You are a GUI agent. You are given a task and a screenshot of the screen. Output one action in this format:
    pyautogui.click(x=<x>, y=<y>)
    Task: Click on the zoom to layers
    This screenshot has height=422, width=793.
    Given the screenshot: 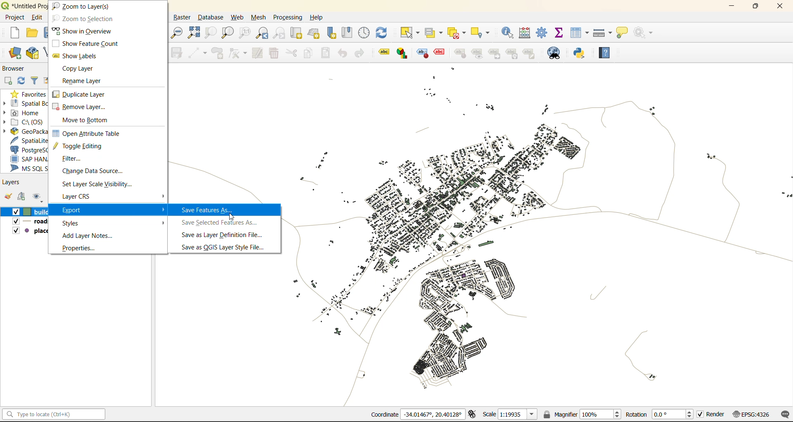 What is the action you would take?
    pyautogui.click(x=81, y=6)
    